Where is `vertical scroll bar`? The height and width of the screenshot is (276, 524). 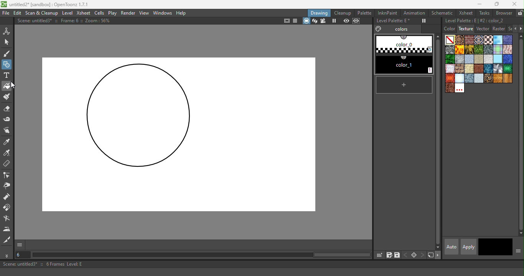
vertical scroll bar is located at coordinates (521, 134).